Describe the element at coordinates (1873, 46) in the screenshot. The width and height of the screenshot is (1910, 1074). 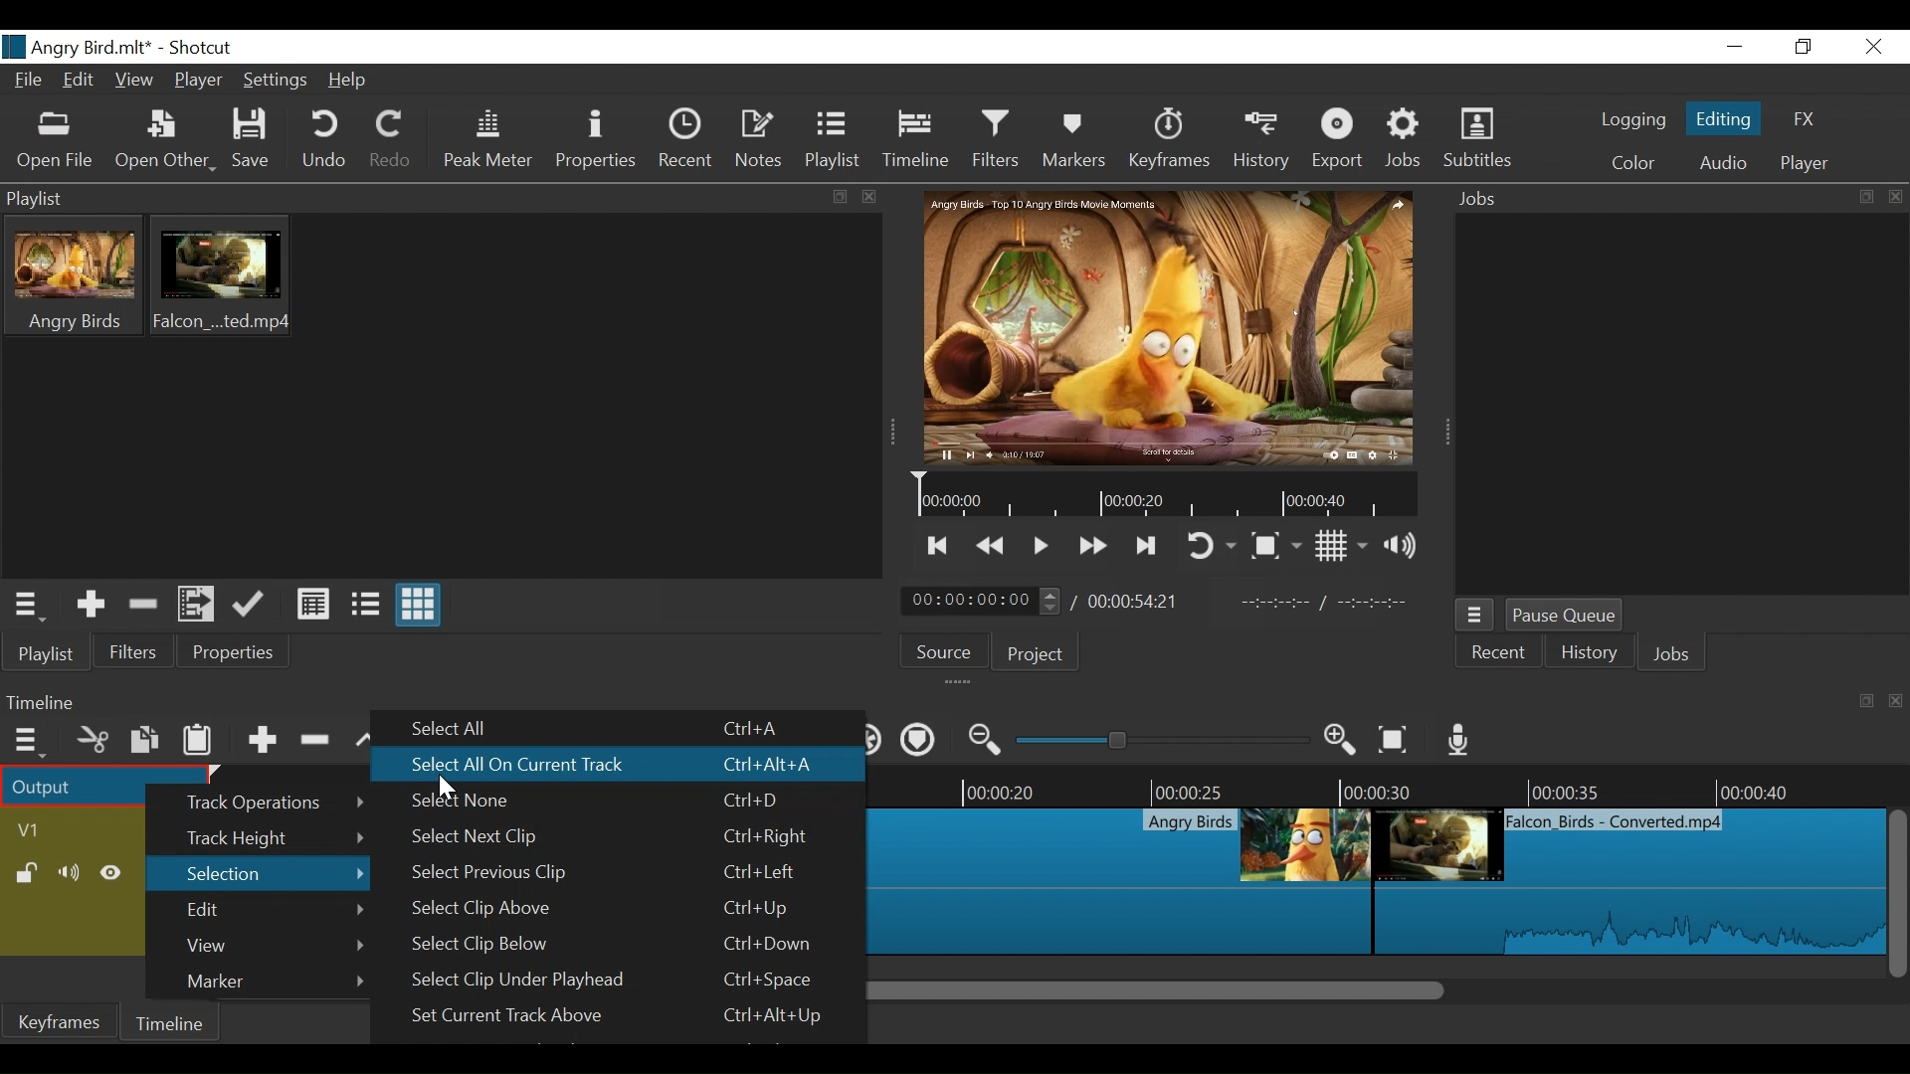
I see `Close` at that location.